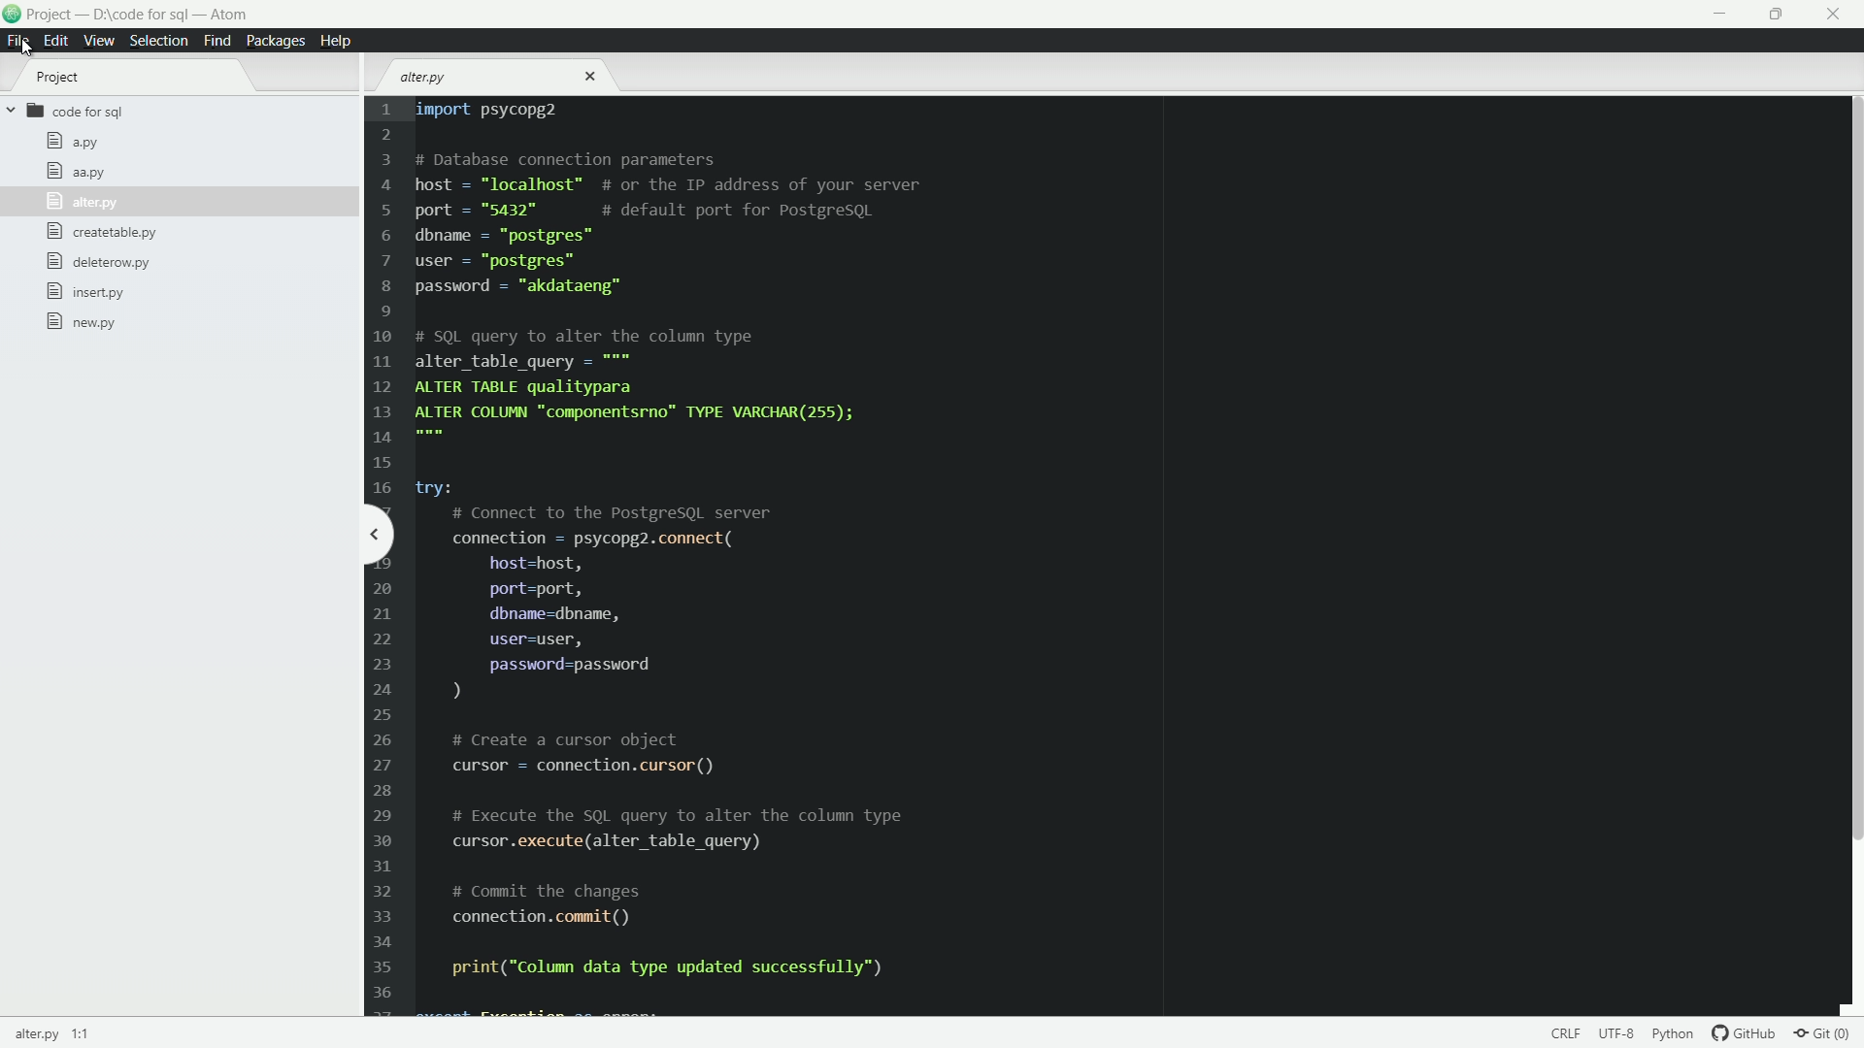  What do you see at coordinates (1722, 15) in the screenshot?
I see `minimize` at bounding box center [1722, 15].